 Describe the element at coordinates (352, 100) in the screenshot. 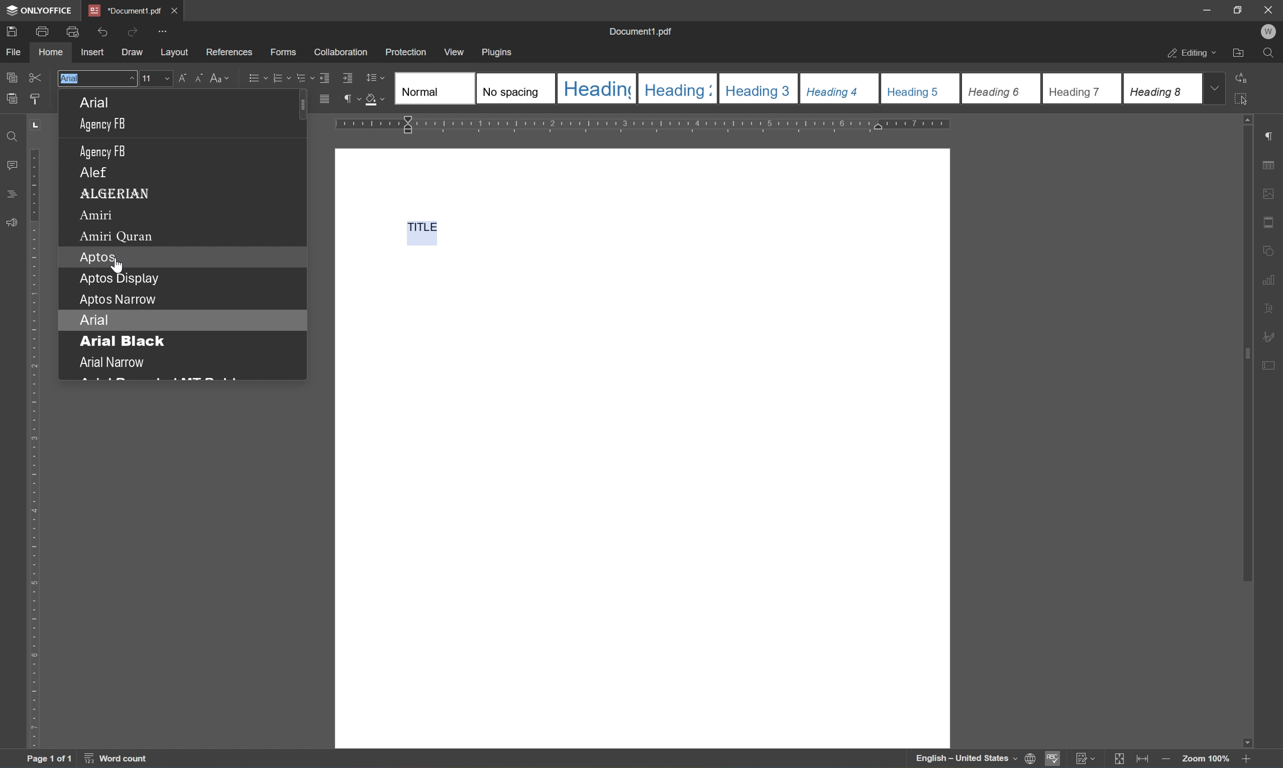

I see `non printing characters` at that location.